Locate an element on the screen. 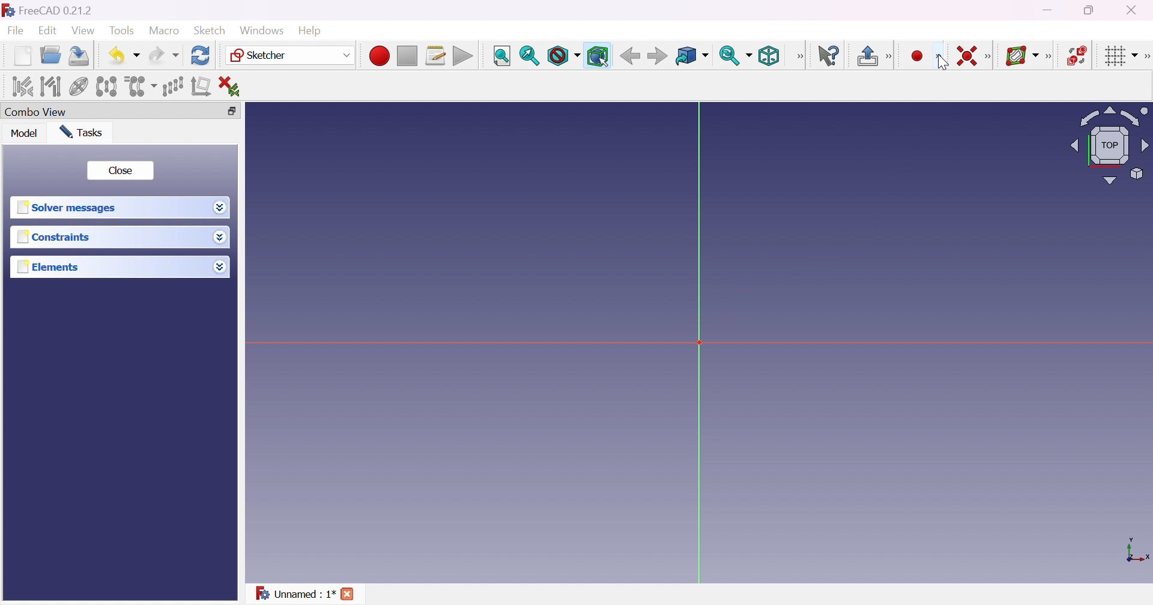 The width and height of the screenshot is (1153, 605). Delete all constraints is located at coordinates (234, 86).